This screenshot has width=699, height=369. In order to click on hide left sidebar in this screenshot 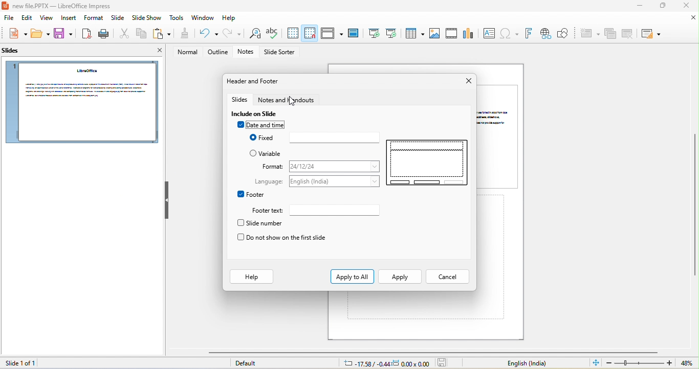, I will do `click(167, 200)`.